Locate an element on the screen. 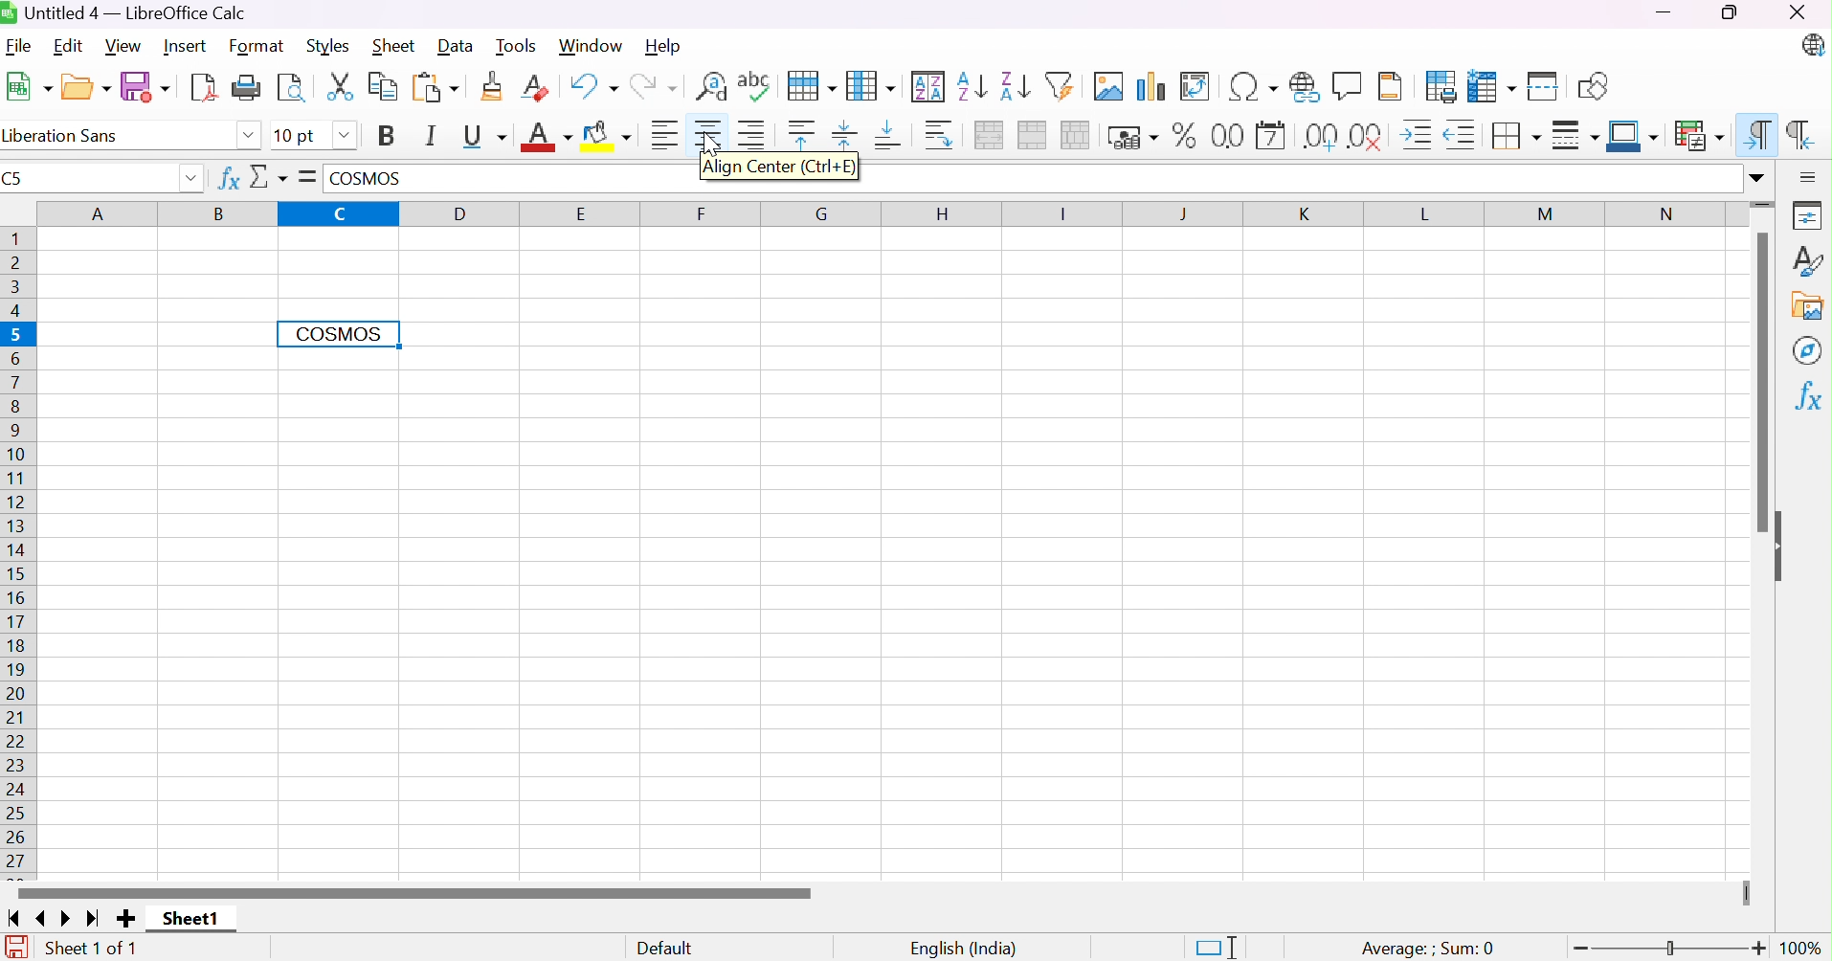 The width and height of the screenshot is (1832, 961). Hide is located at coordinates (1787, 548).